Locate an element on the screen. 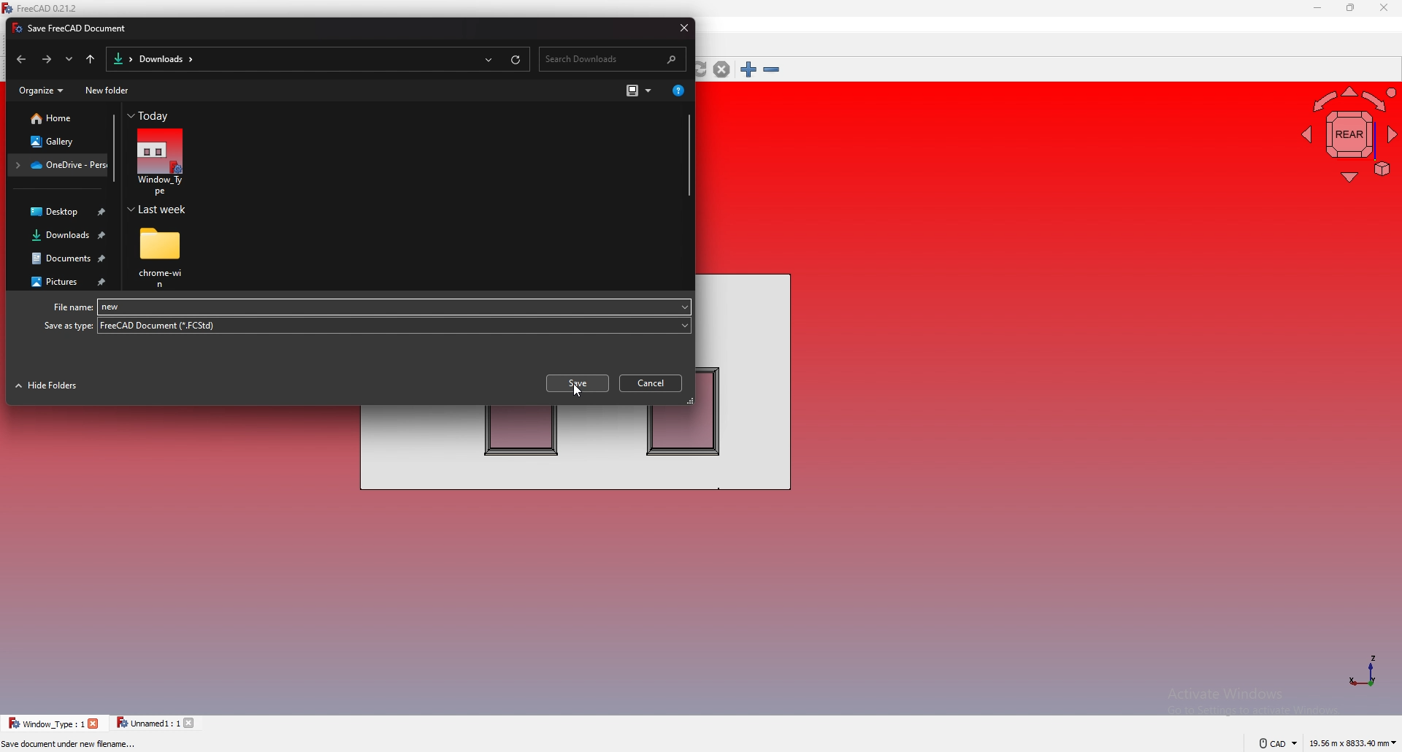  save is located at coordinates (577, 383).